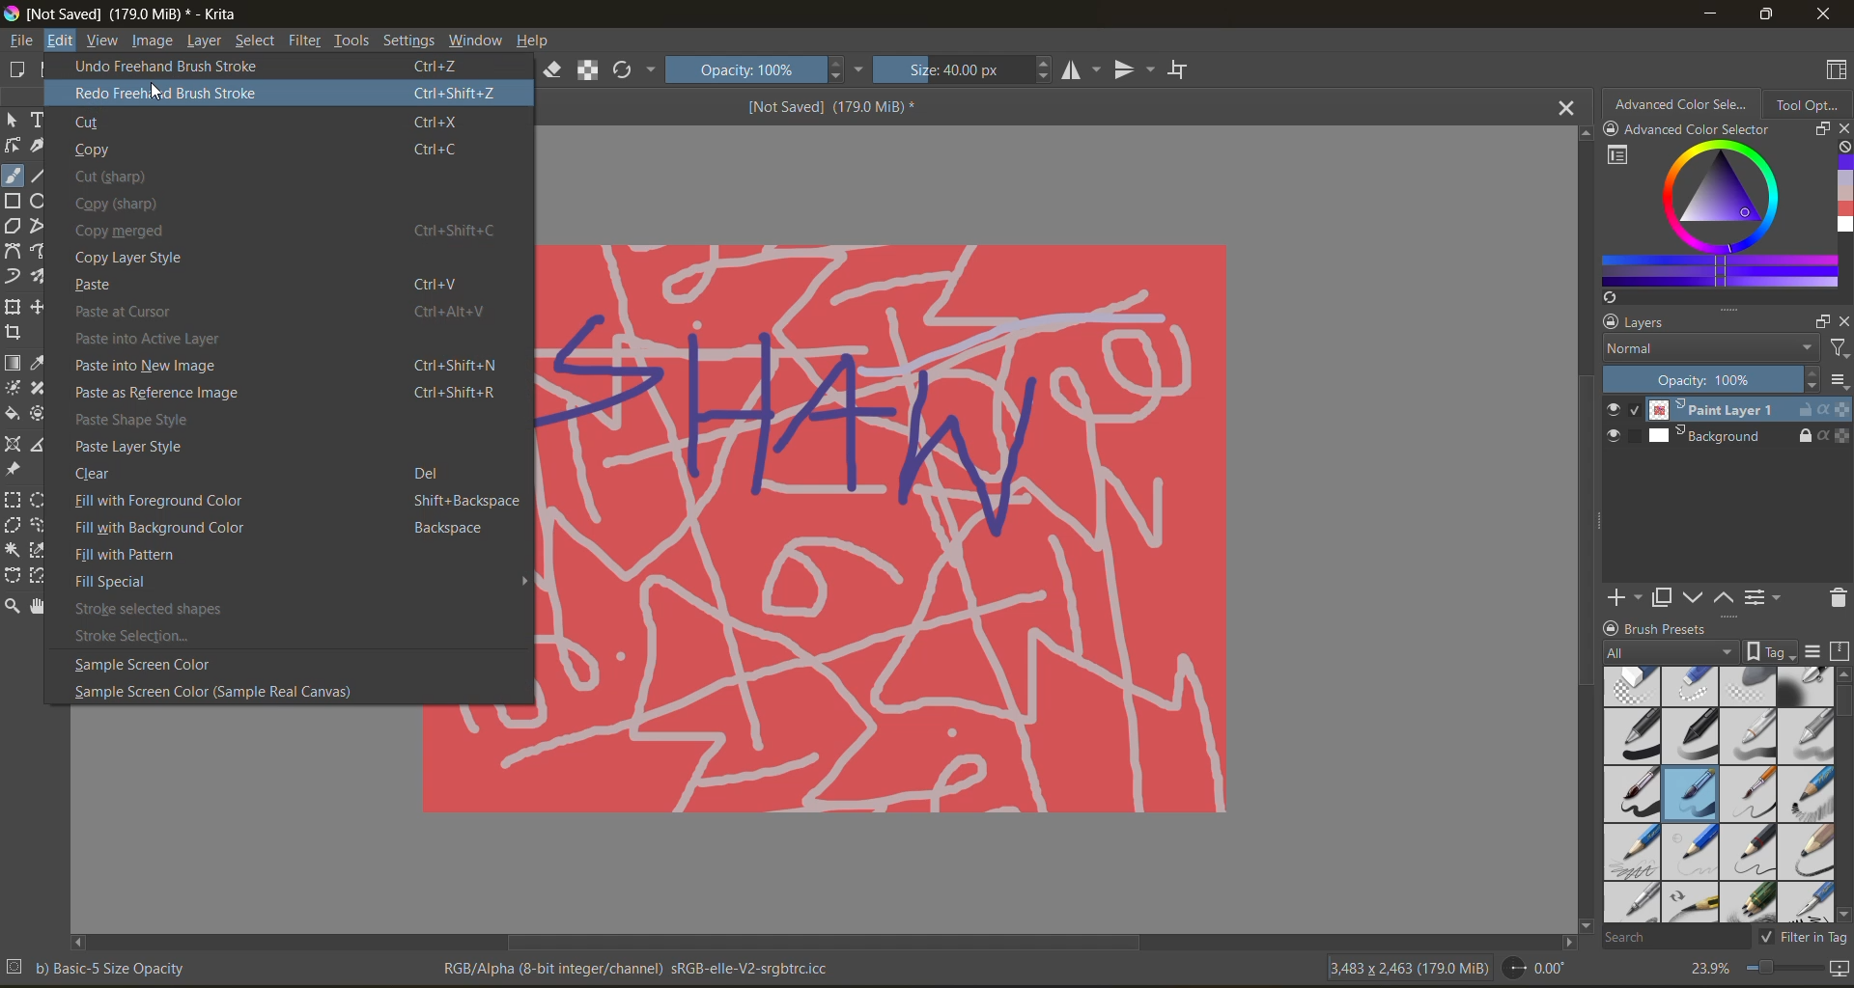 The height and width of the screenshot is (988, 1854). Describe the element at coordinates (146, 446) in the screenshot. I see `paste layer style` at that location.